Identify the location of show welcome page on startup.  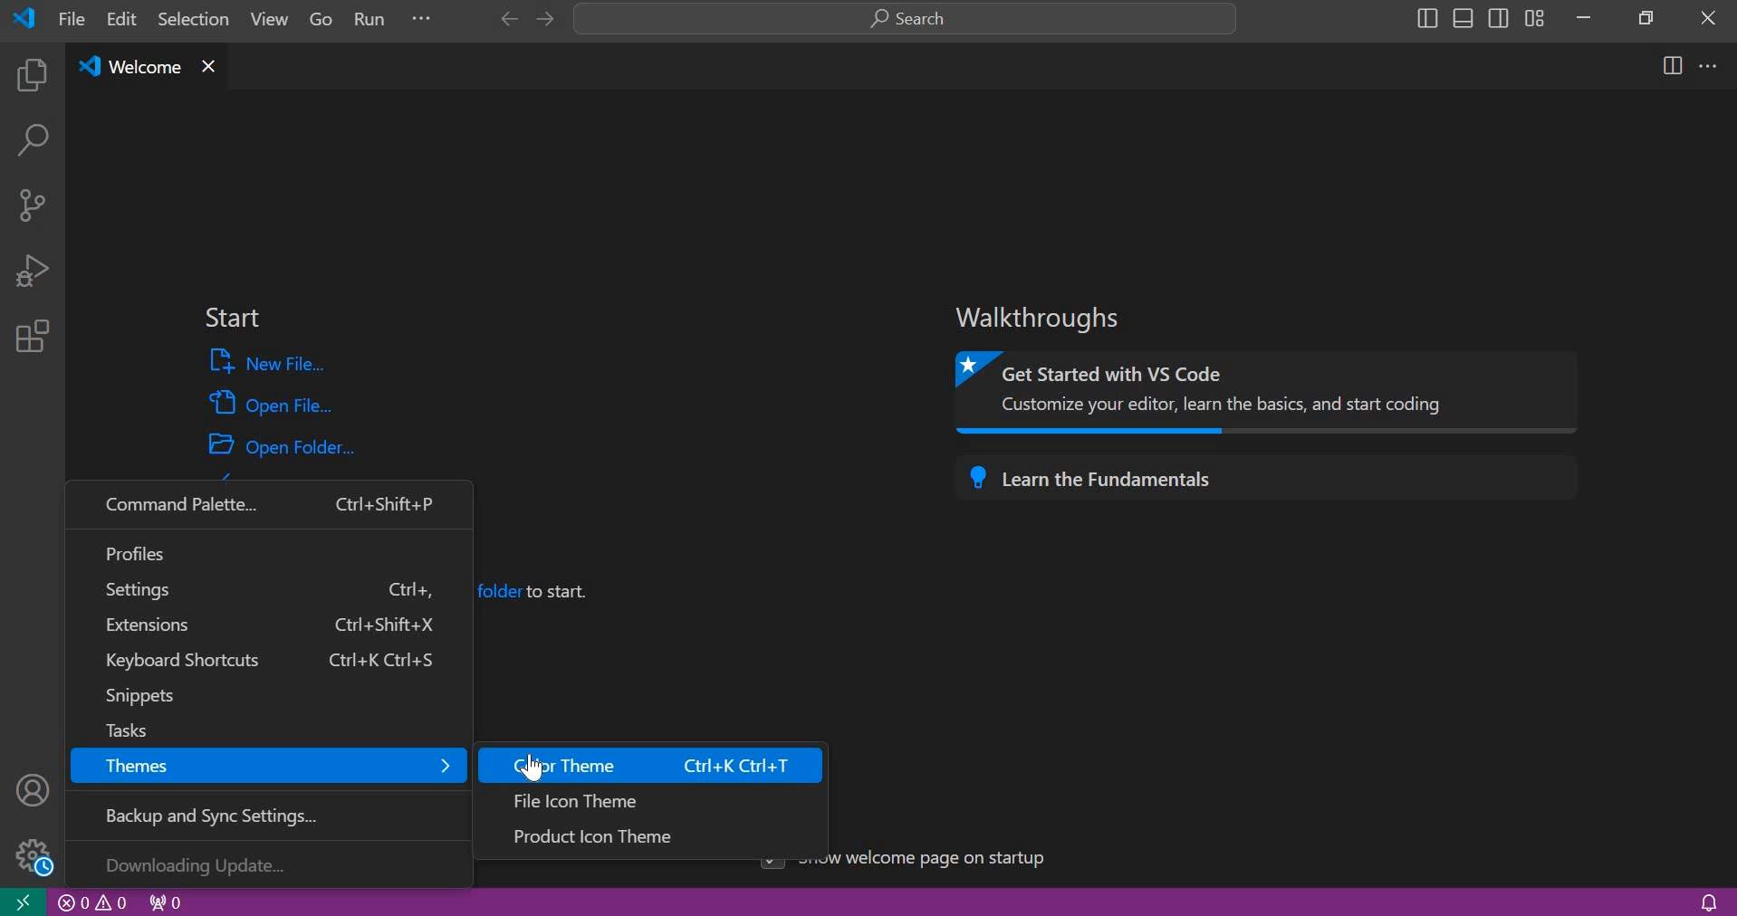
(943, 858).